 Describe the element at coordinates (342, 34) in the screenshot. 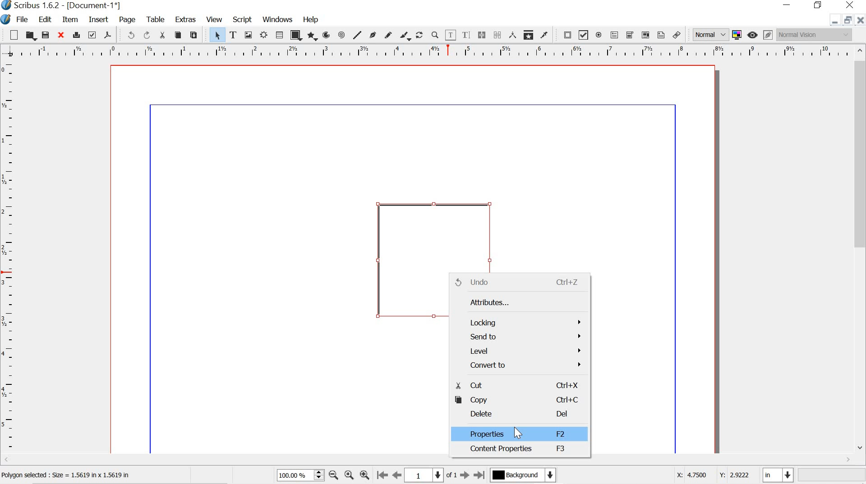

I see `spiral` at that location.